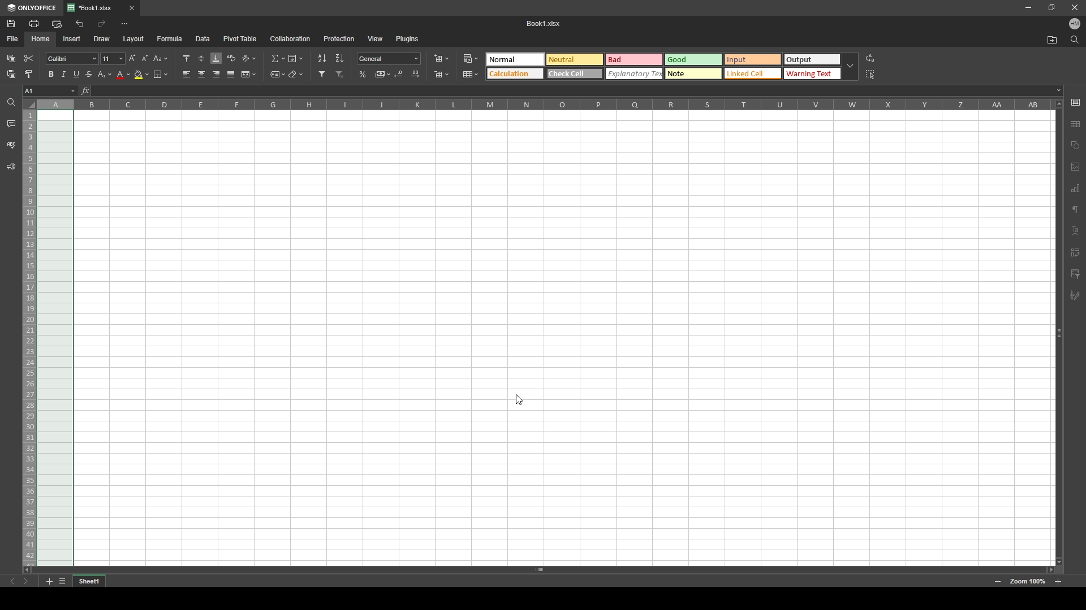 This screenshot has width=1086, height=610. What do you see at coordinates (322, 58) in the screenshot?
I see `sort ascending` at bounding box center [322, 58].